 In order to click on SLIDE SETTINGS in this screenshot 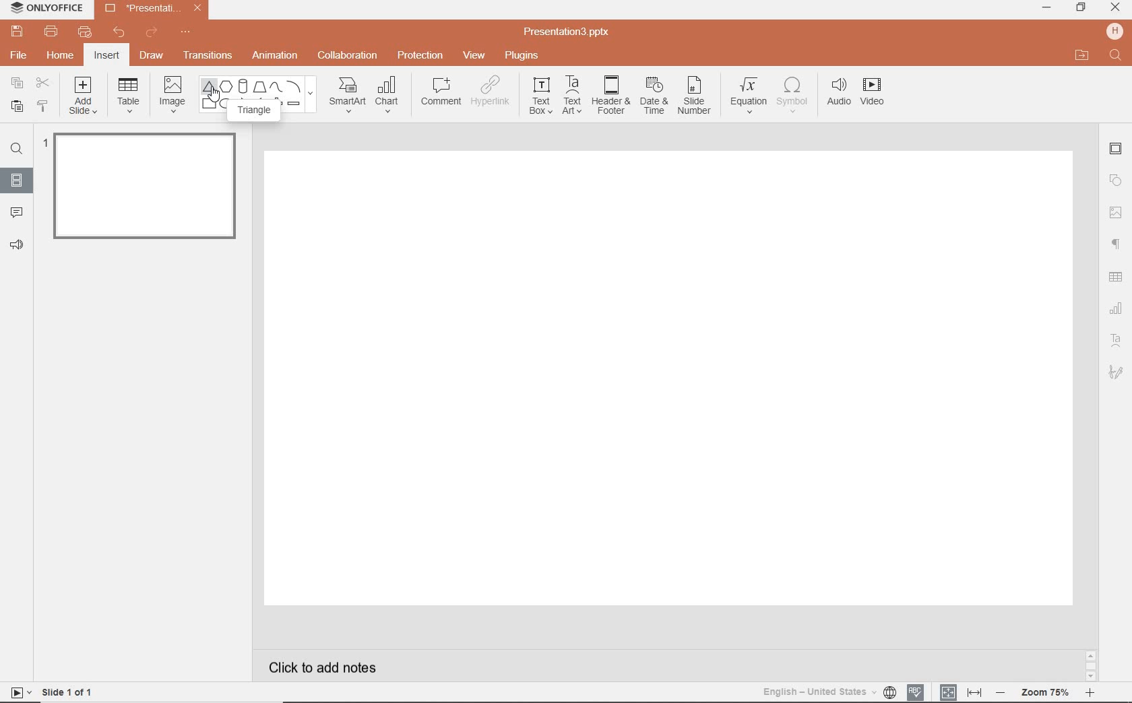, I will do `click(1116, 149)`.